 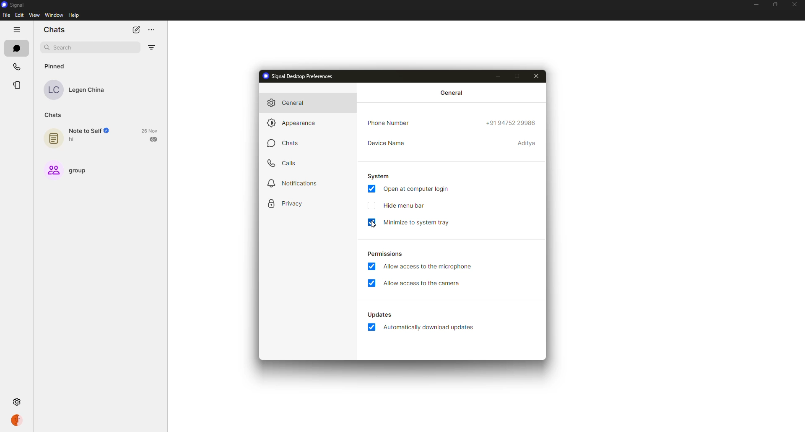 I want to click on stories, so click(x=18, y=85).